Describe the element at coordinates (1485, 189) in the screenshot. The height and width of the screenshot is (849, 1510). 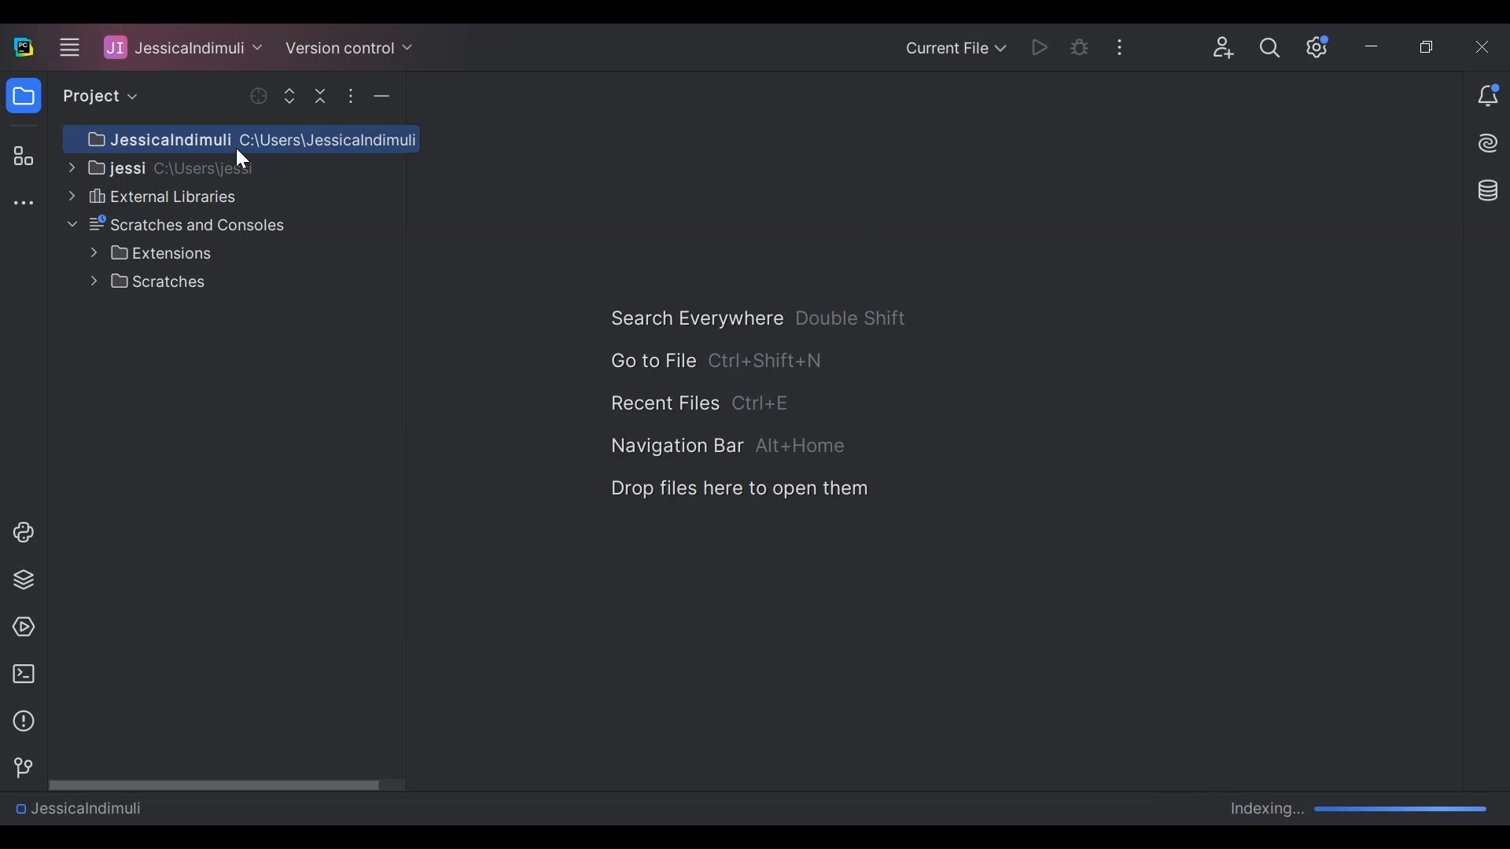
I see `Database` at that location.